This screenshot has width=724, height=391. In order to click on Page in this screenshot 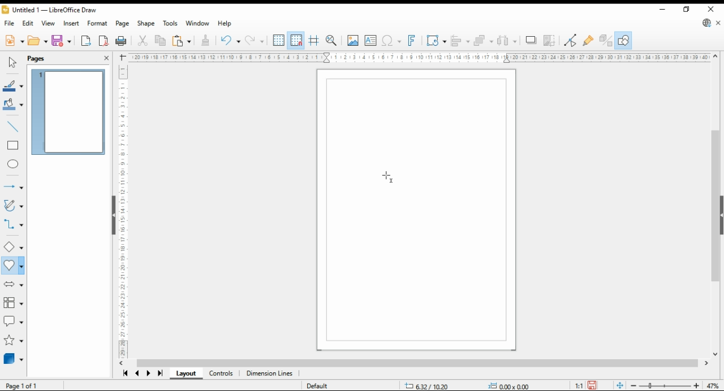, I will do `click(417, 210)`.